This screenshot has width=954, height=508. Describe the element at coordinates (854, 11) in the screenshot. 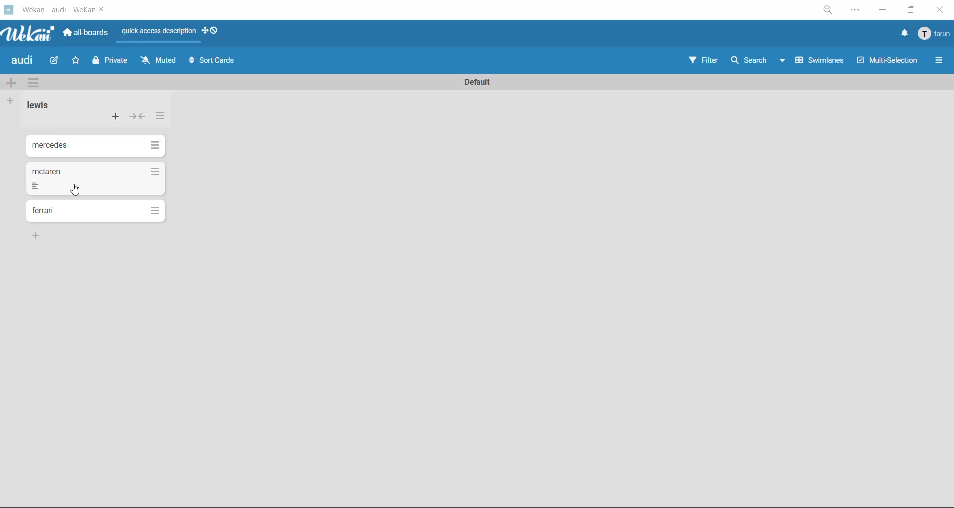

I see `settings` at that location.